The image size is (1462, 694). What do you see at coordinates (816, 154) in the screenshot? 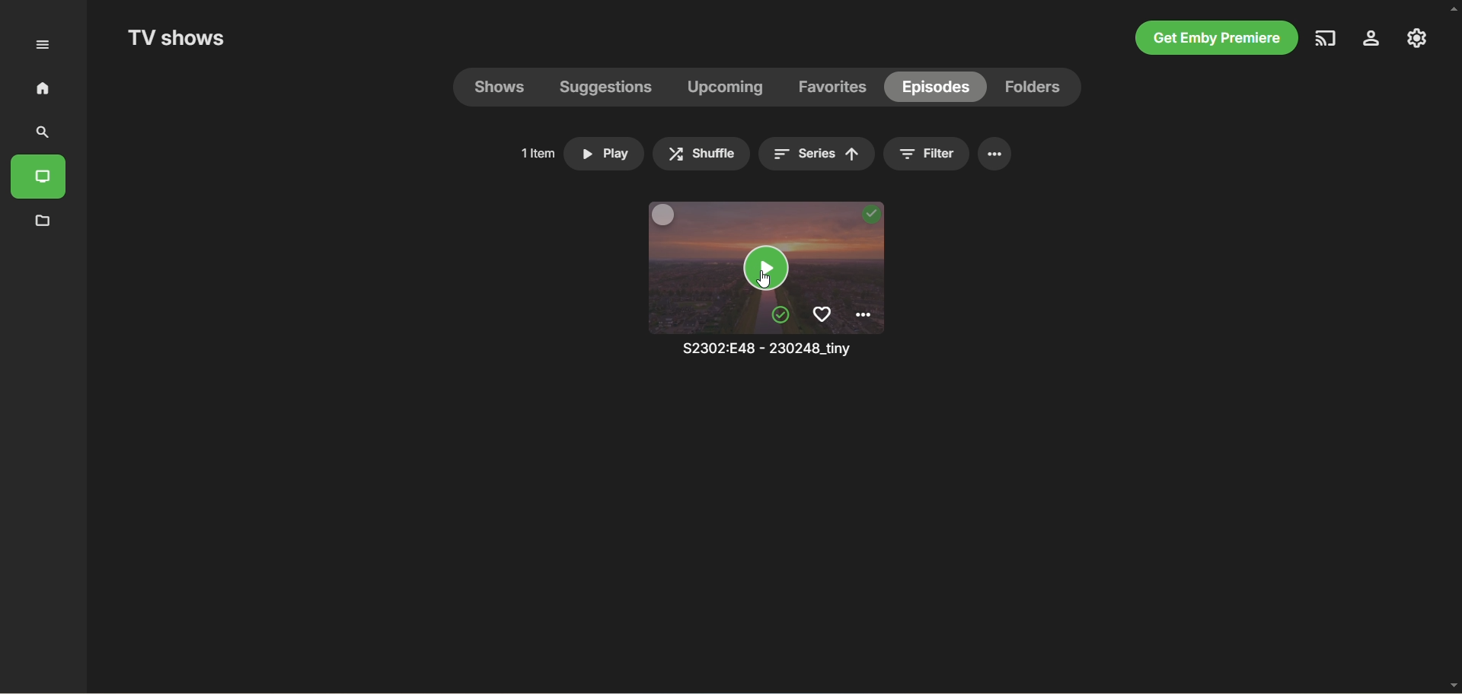
I see `Series` at bounding box center [816, 154].